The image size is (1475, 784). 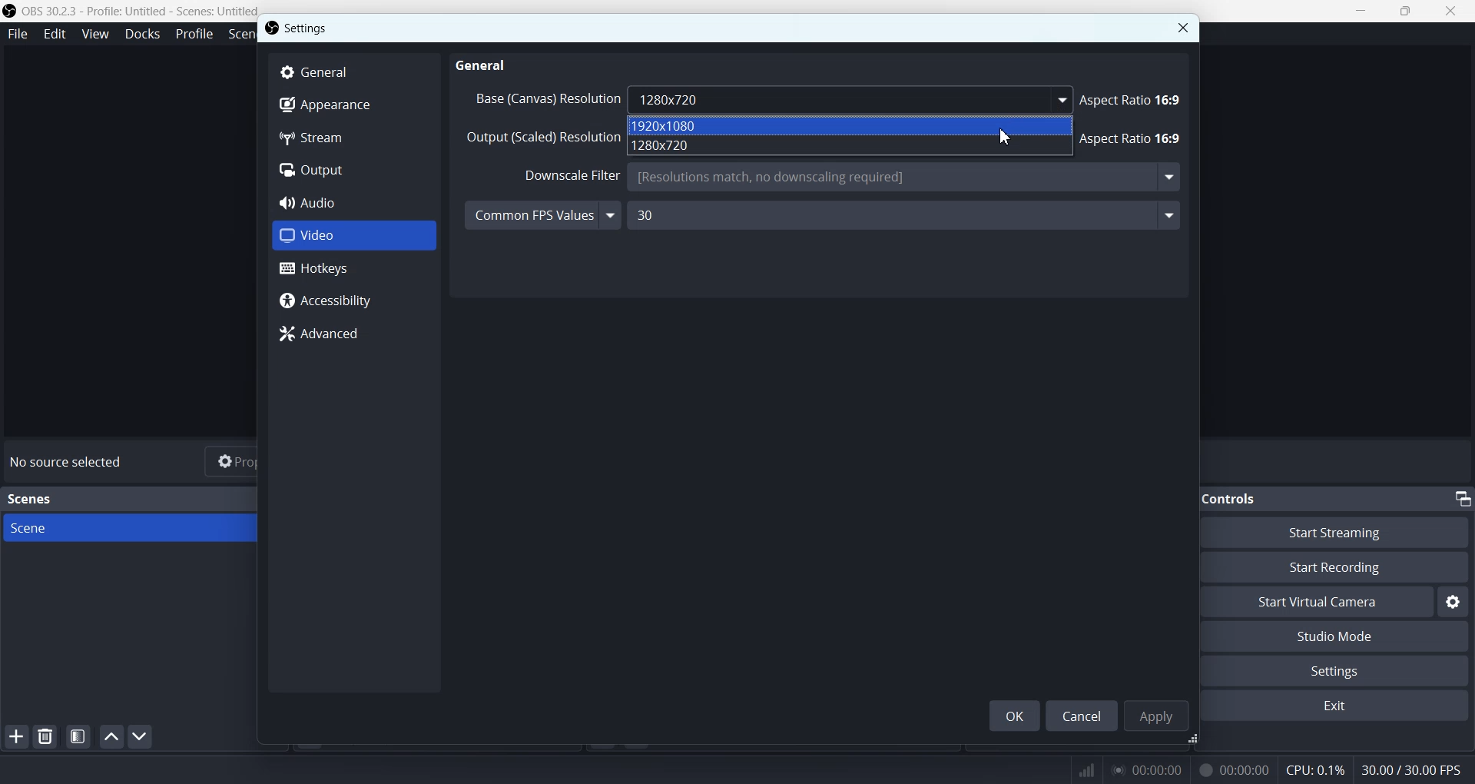 What do you see at coordinates (32, 499) in the screenshot?
I see `Text` at bounding box center [32, 499].